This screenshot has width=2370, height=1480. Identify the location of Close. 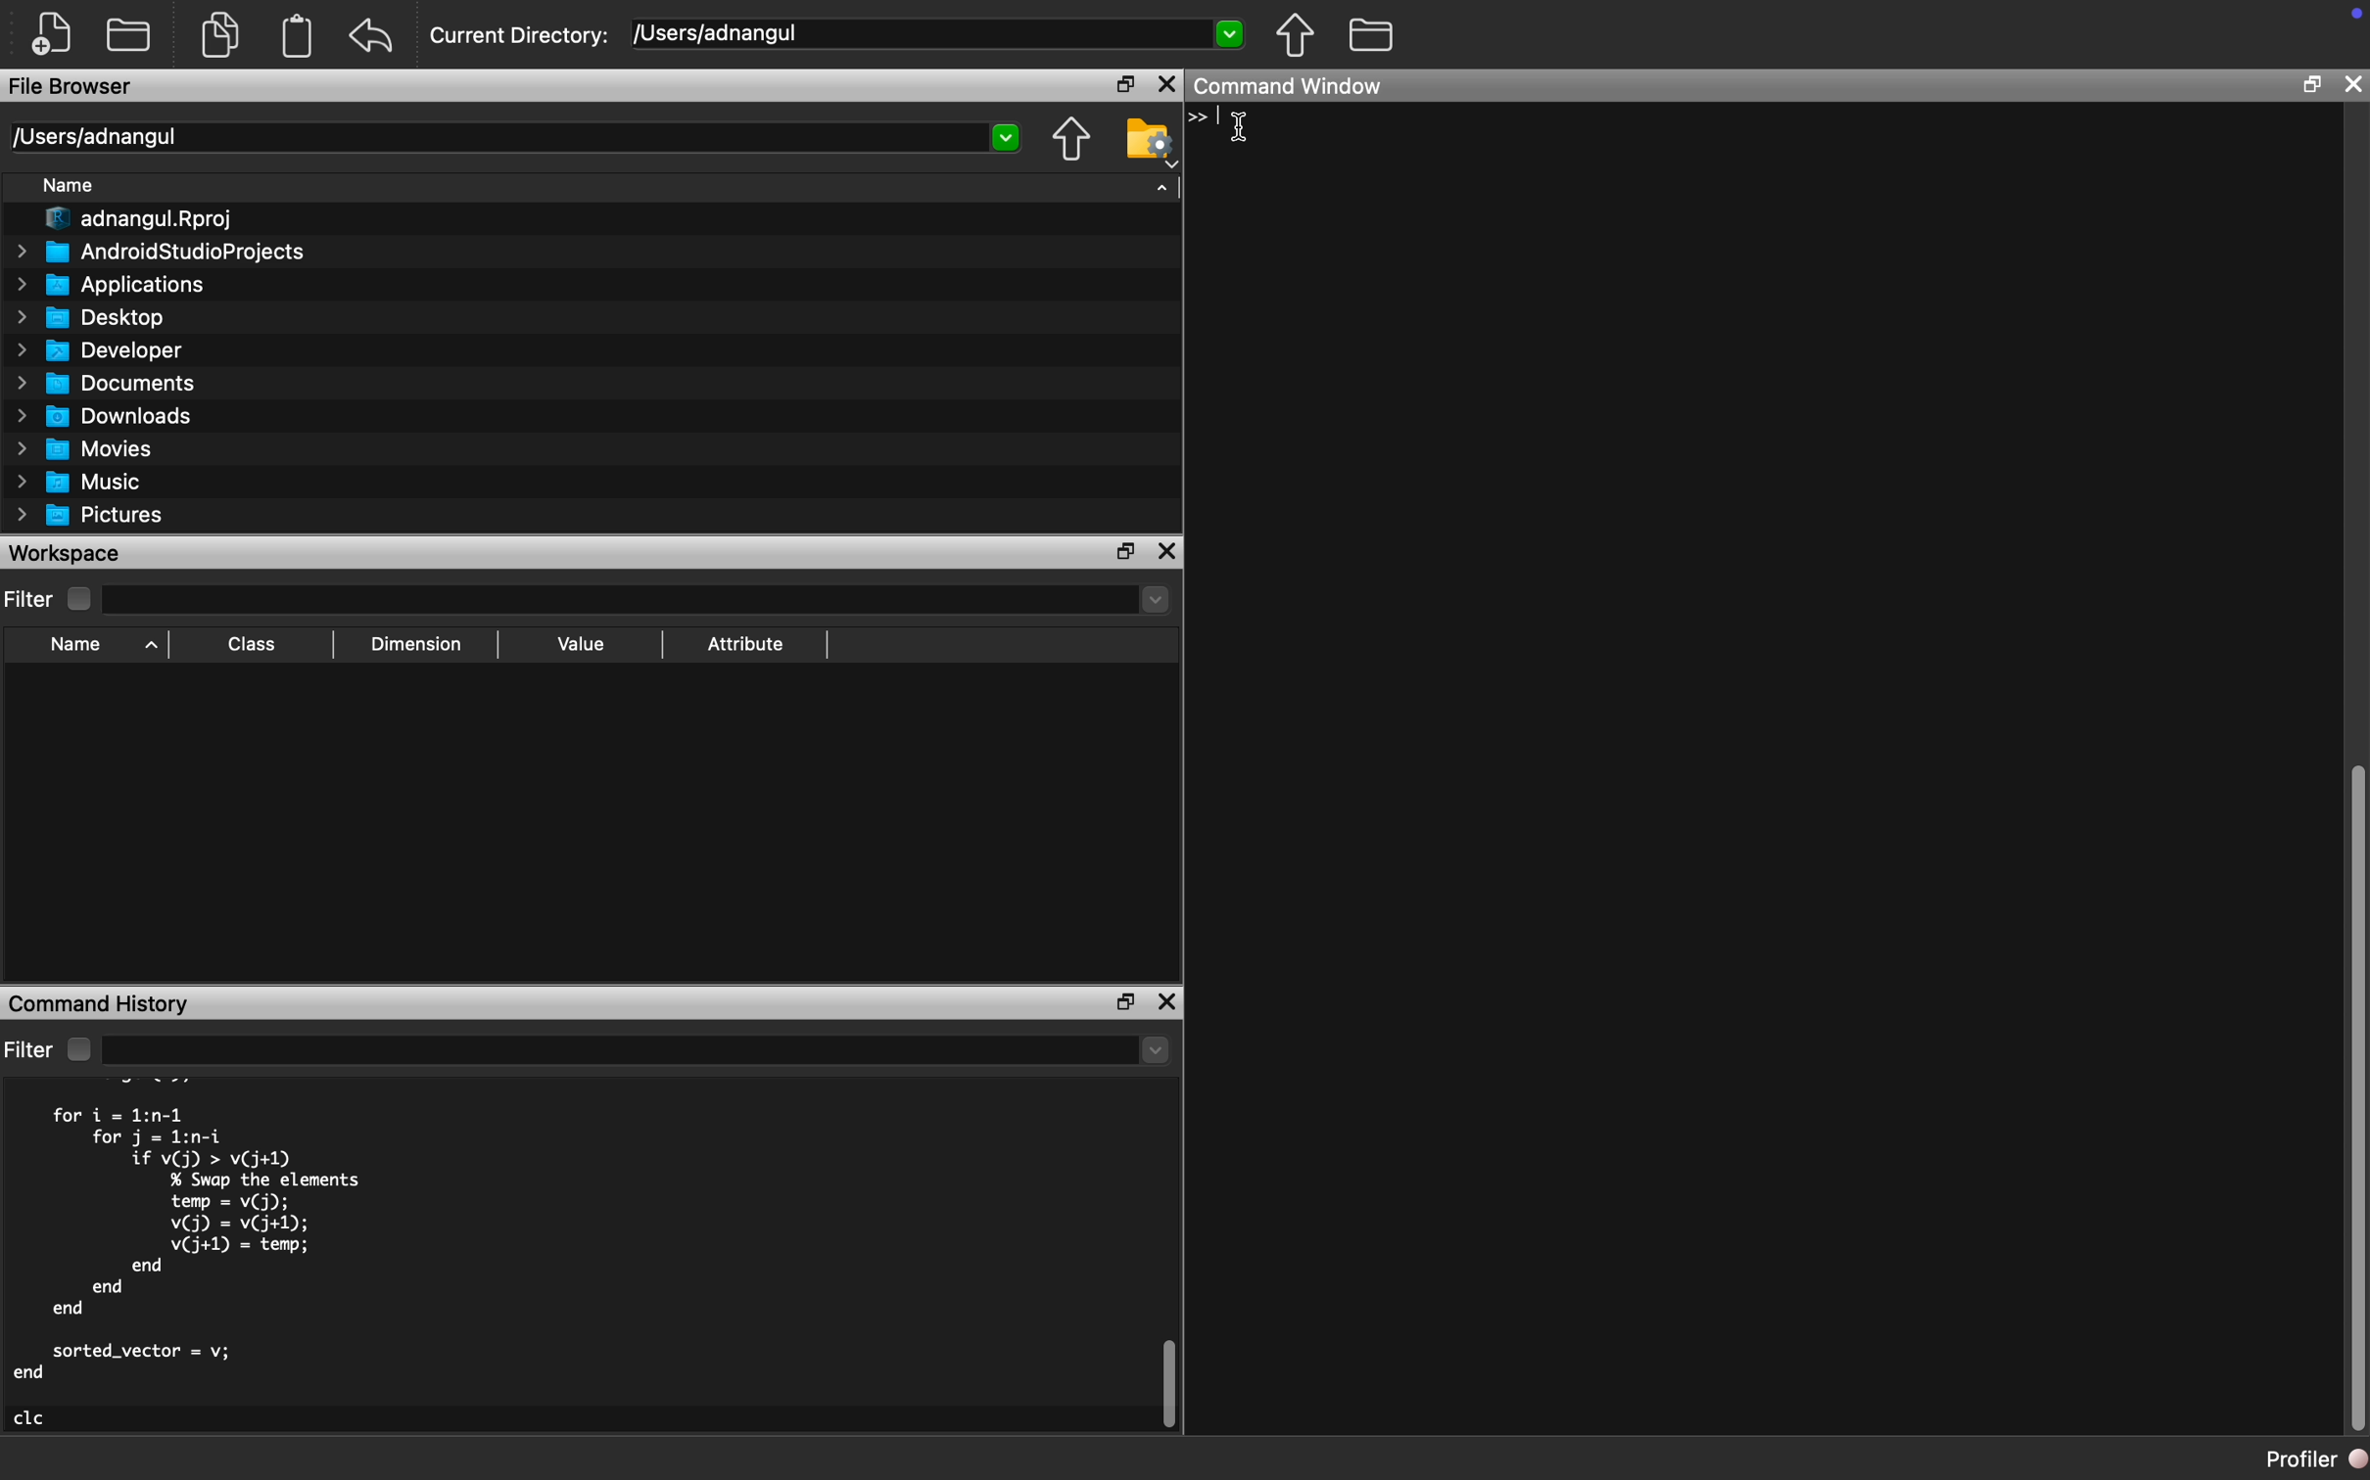
(2351, 84).